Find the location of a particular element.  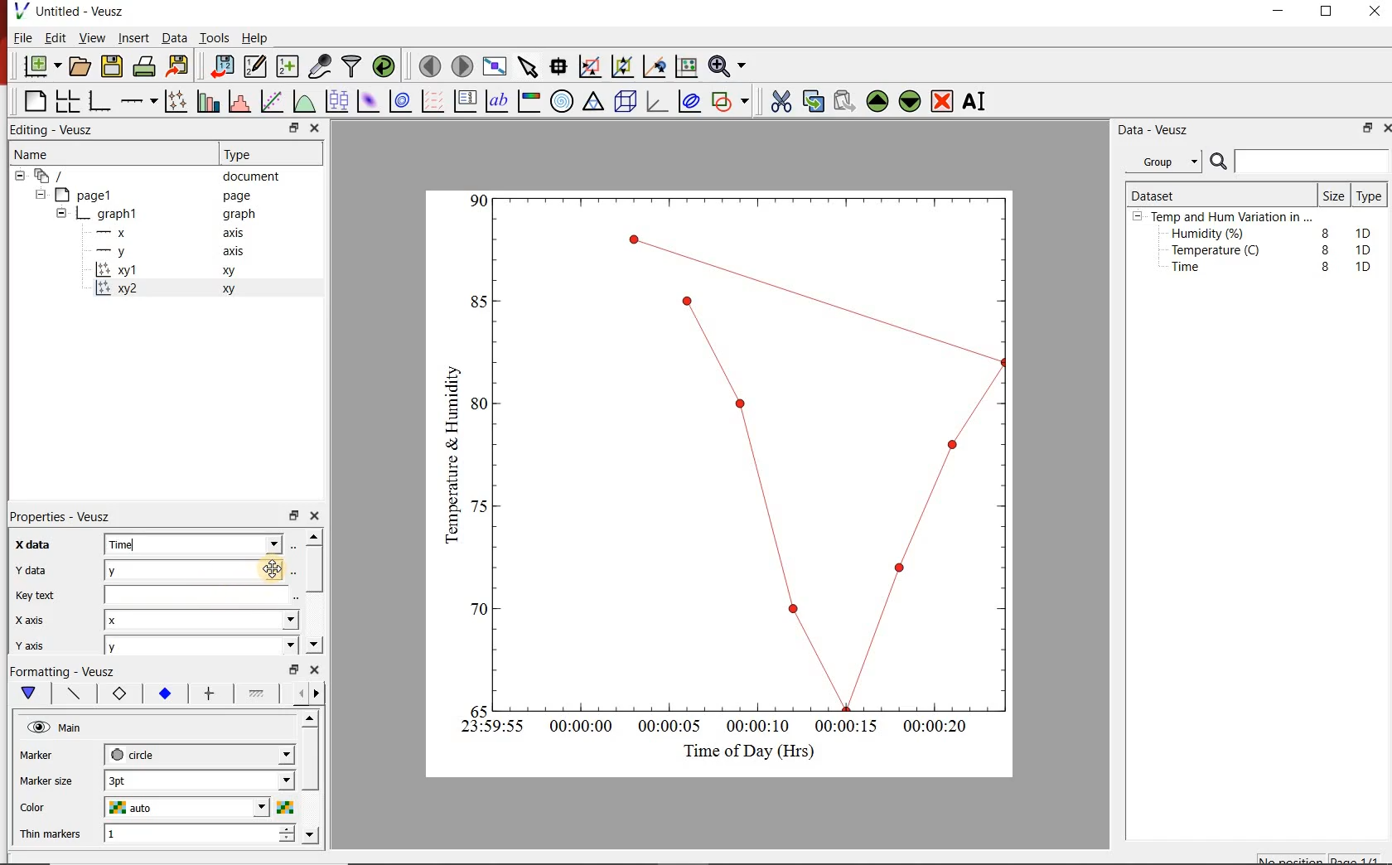

scroll bar is located at coordinates (312, 776).